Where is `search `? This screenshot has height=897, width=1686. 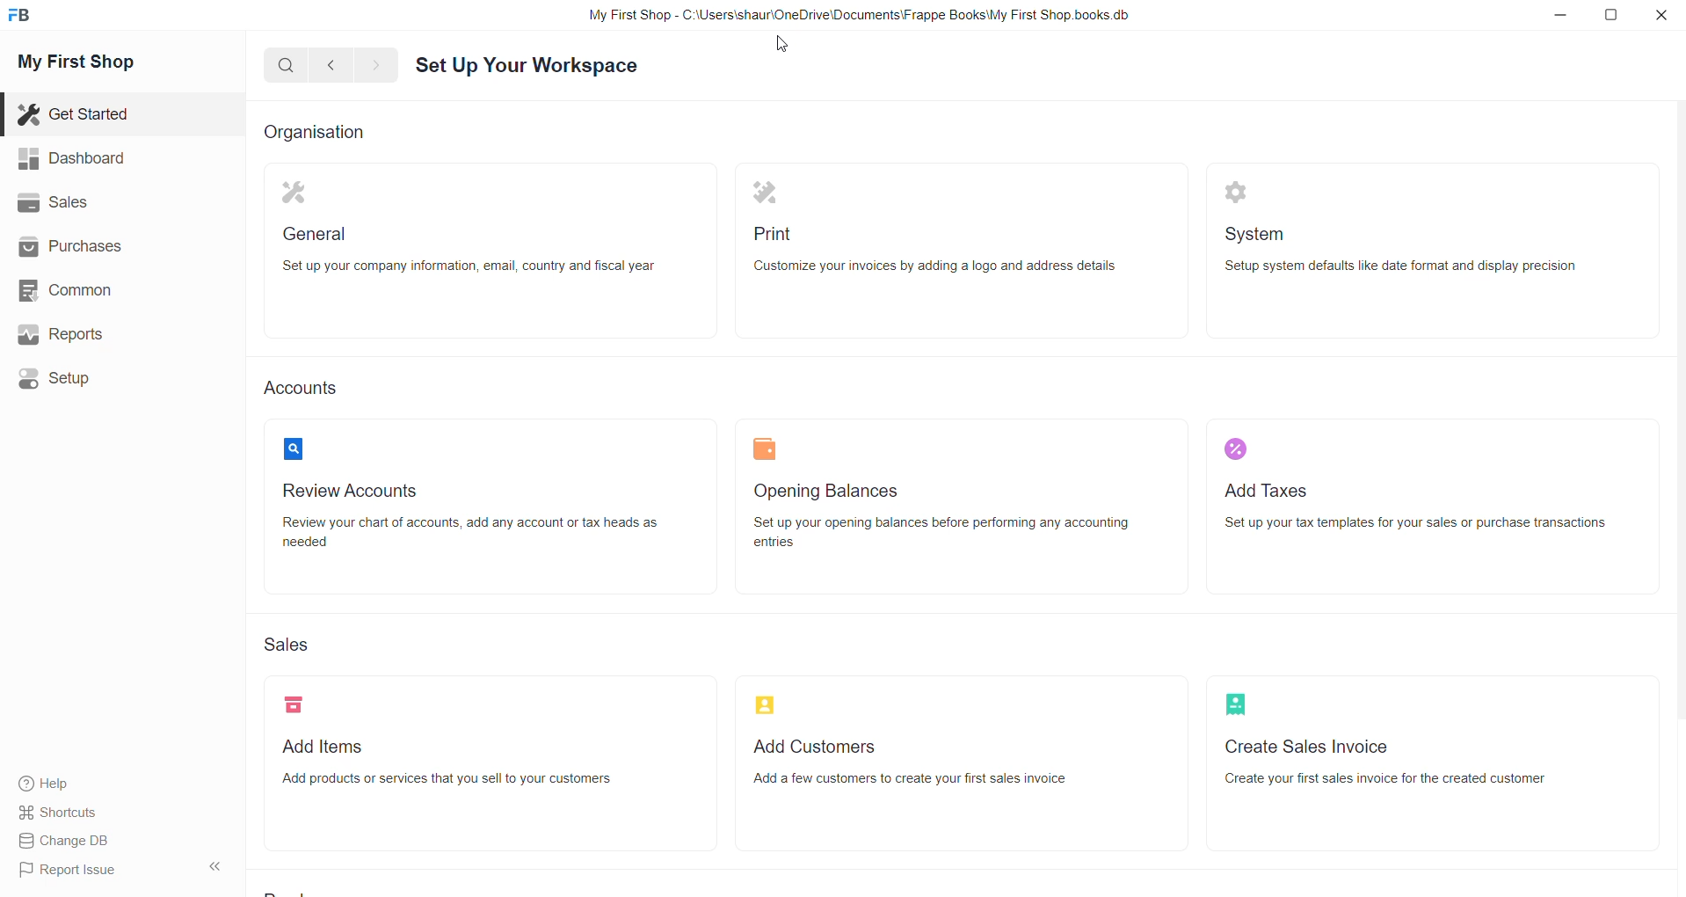
search  is located at coordinates (286, 69).